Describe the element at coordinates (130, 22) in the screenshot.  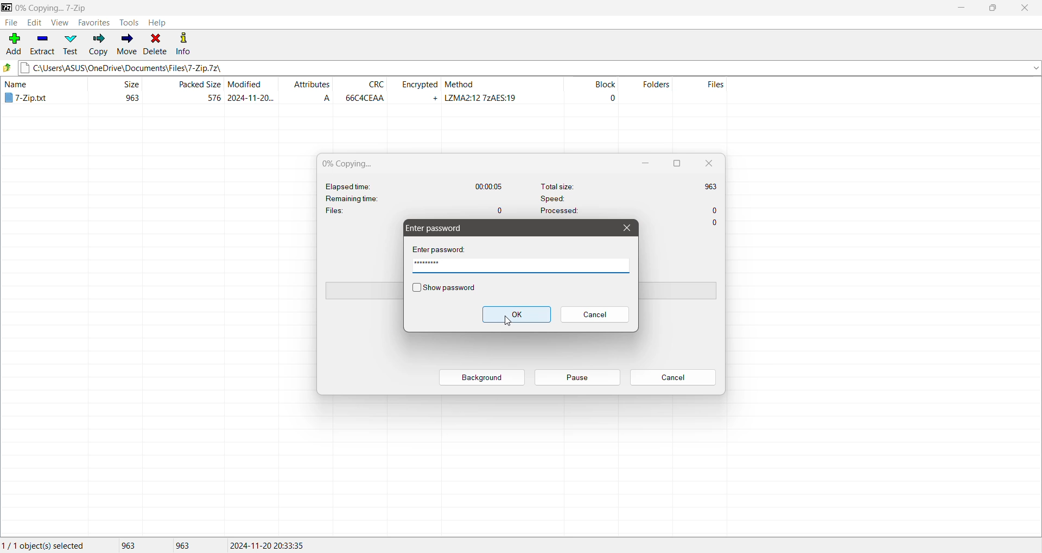
I see `Tools` at that location.